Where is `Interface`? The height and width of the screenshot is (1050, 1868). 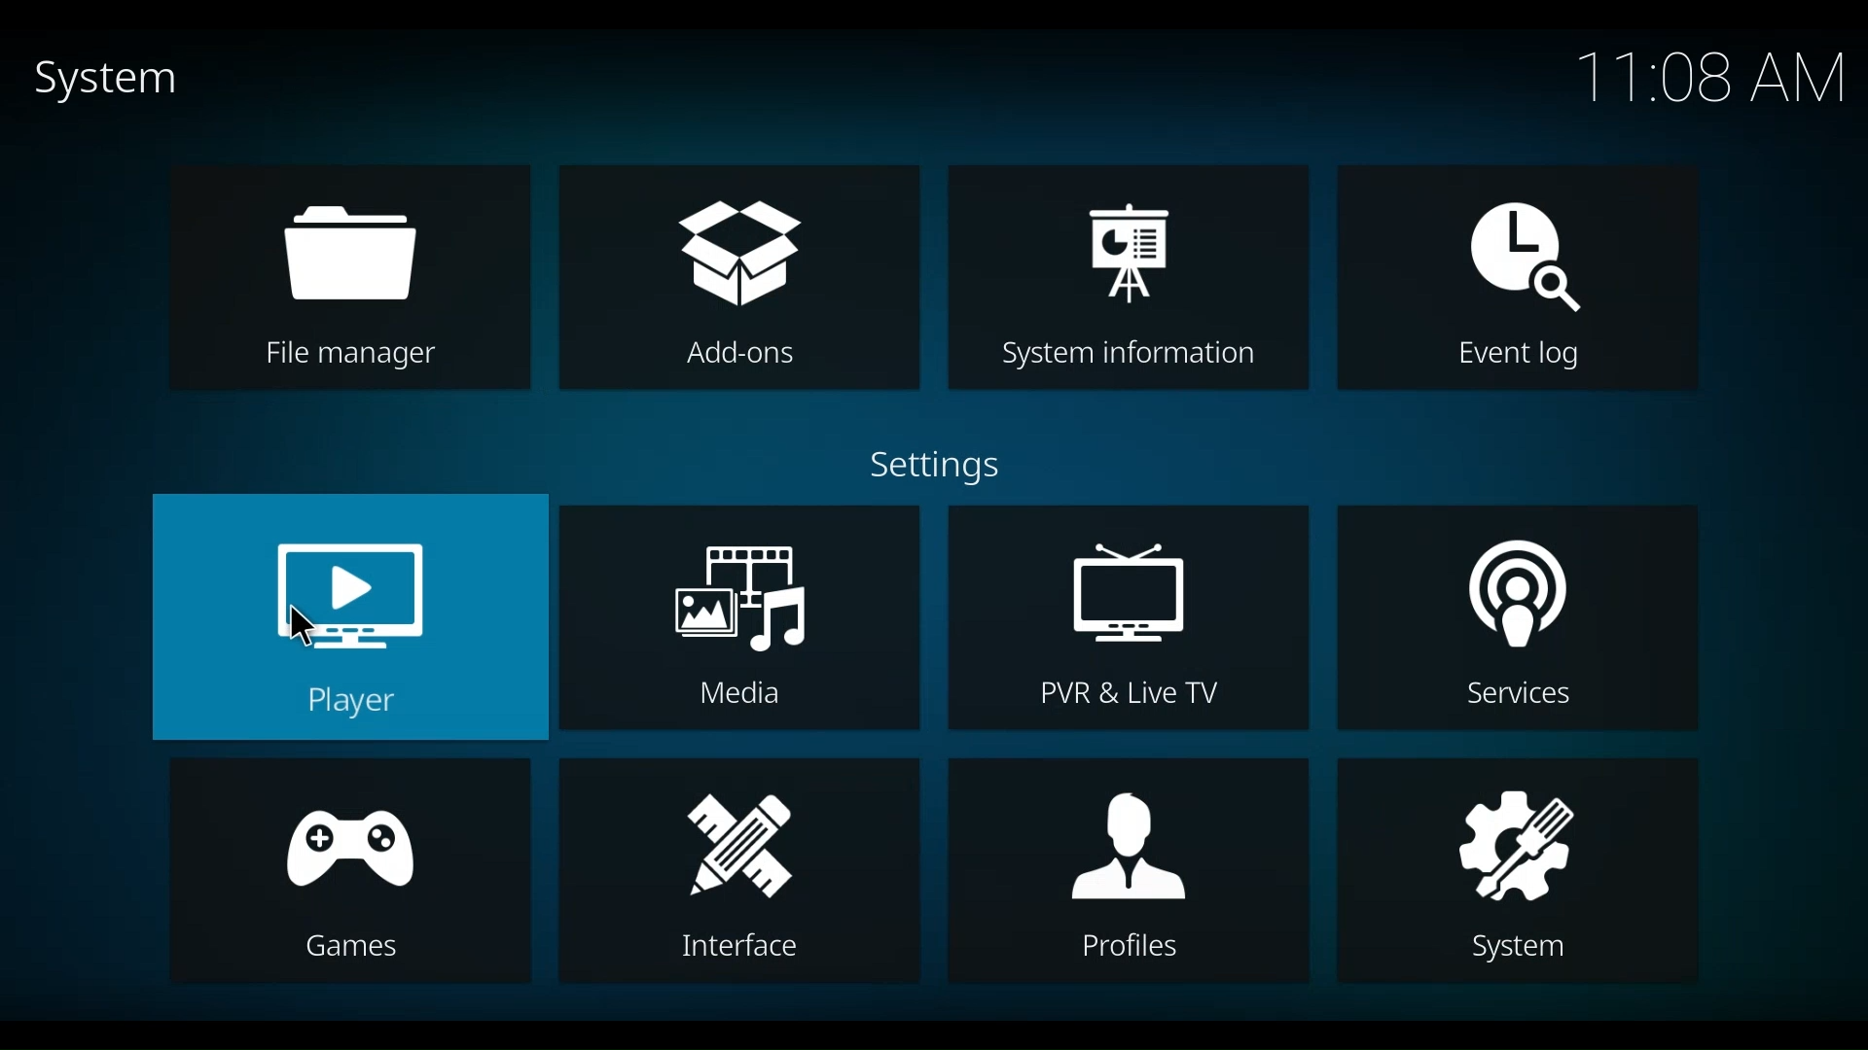
Interface is located at coordinates (740, 872).